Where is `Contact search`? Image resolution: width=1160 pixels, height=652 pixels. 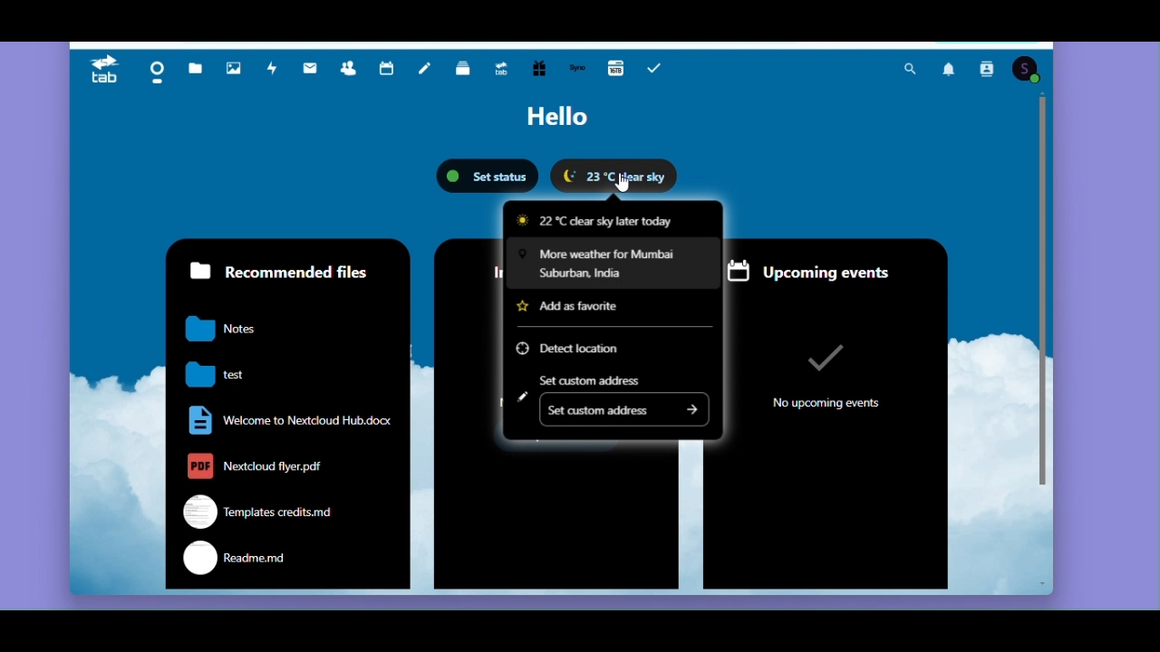 Contact search is located at coordinates (988, 69).